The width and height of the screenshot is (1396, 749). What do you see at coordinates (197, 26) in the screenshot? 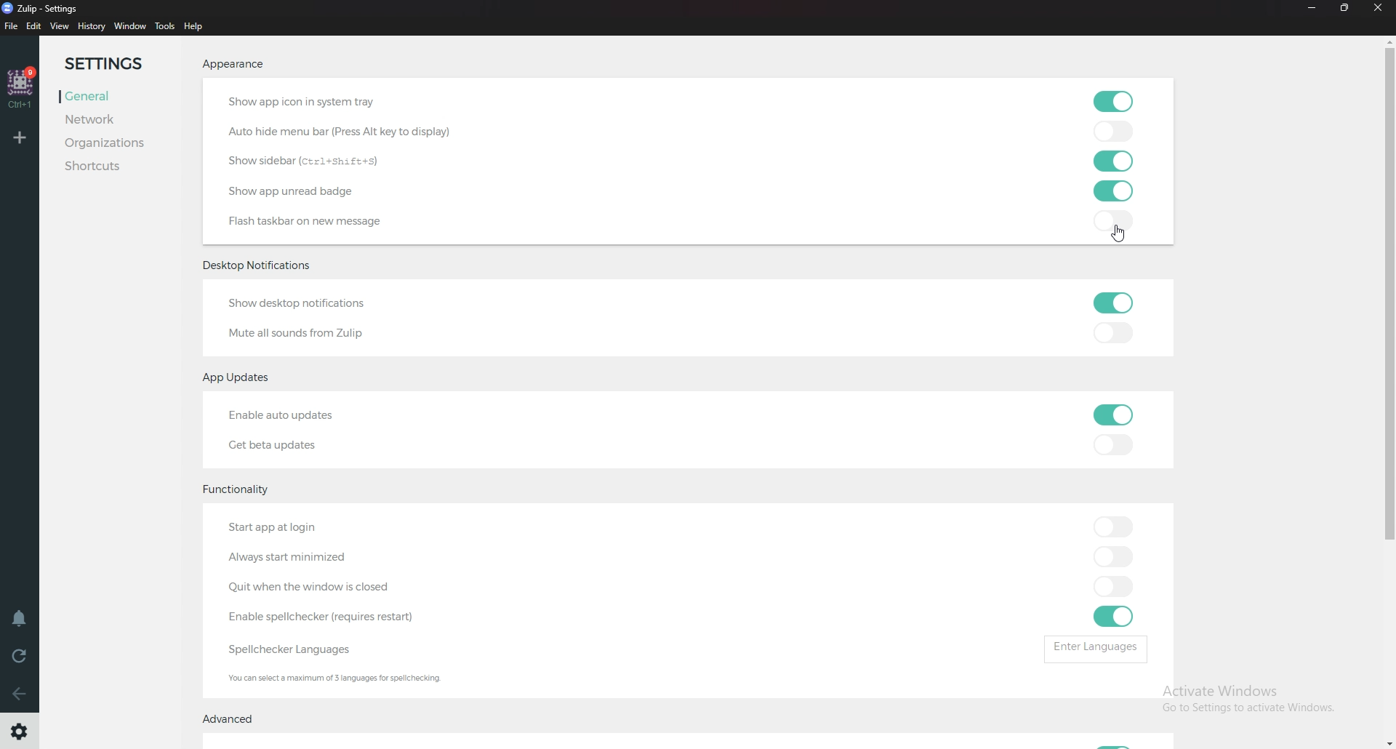
I see `Help` at bounding box center [197, 26].